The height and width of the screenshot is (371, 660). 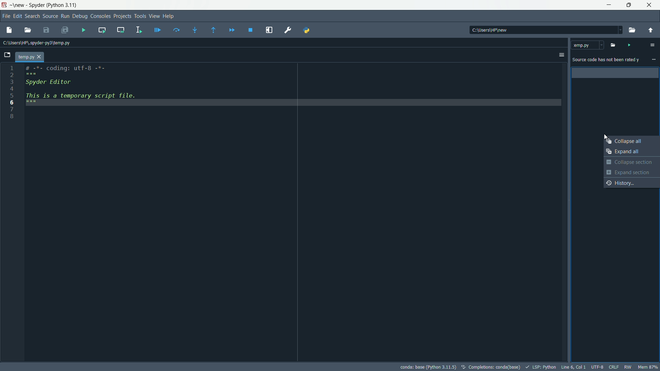 What do you see at coordinates (308, 30) in the screenshot?
I see `python path manager` at bounding box center [308, 30].